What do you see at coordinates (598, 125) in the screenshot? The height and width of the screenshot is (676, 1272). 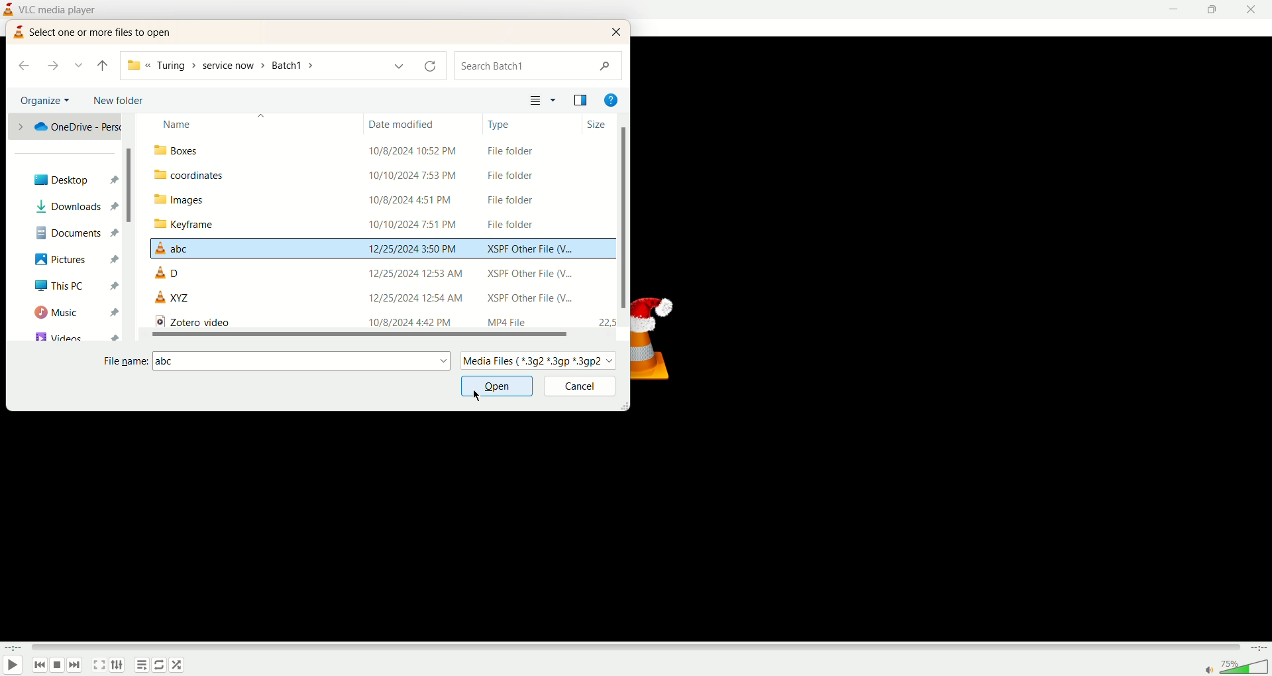 I see `size` at bounding box center [598, 125].